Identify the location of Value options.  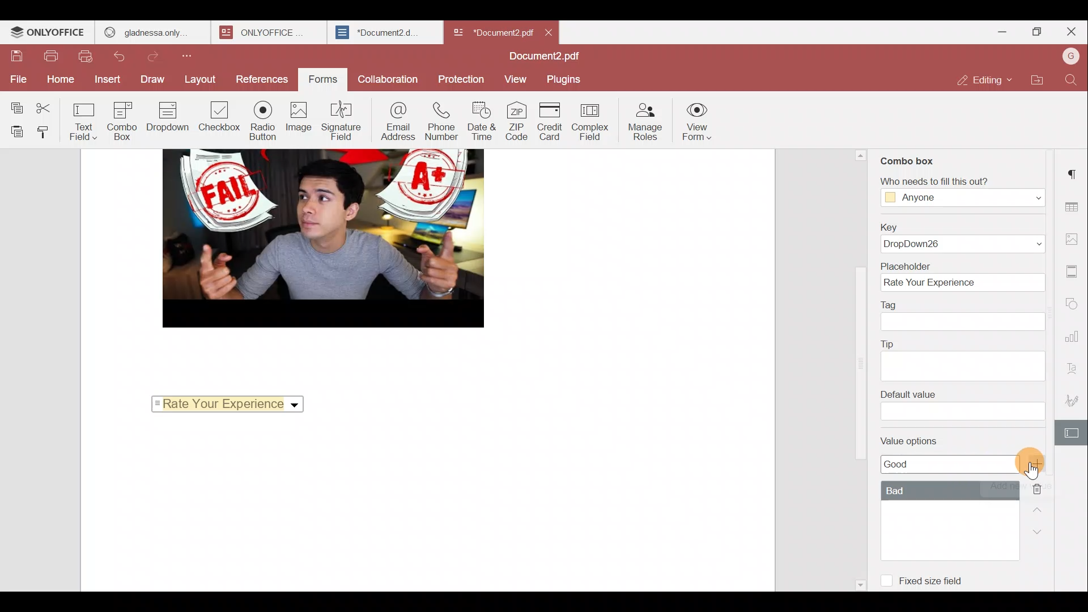
(941, 492).